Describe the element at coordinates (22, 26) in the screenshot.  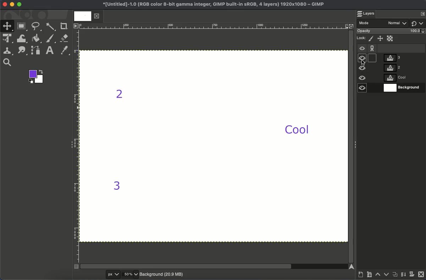
I see `Rectangular select` at that location.